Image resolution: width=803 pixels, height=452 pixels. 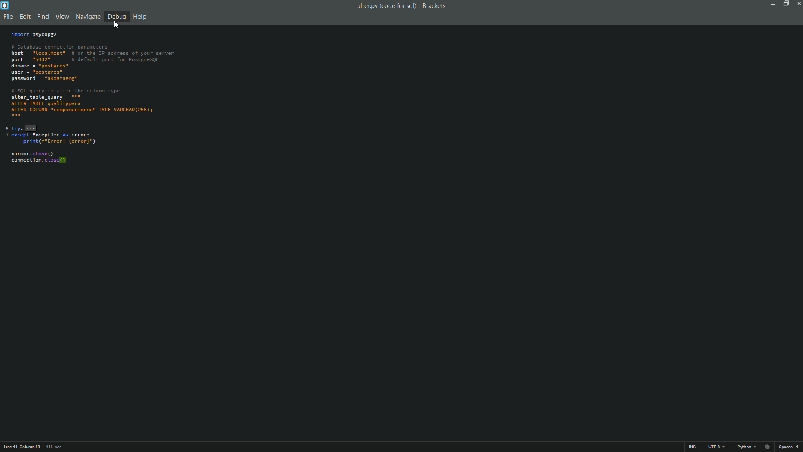 I want to click on File name, so click(x=384, y=6).